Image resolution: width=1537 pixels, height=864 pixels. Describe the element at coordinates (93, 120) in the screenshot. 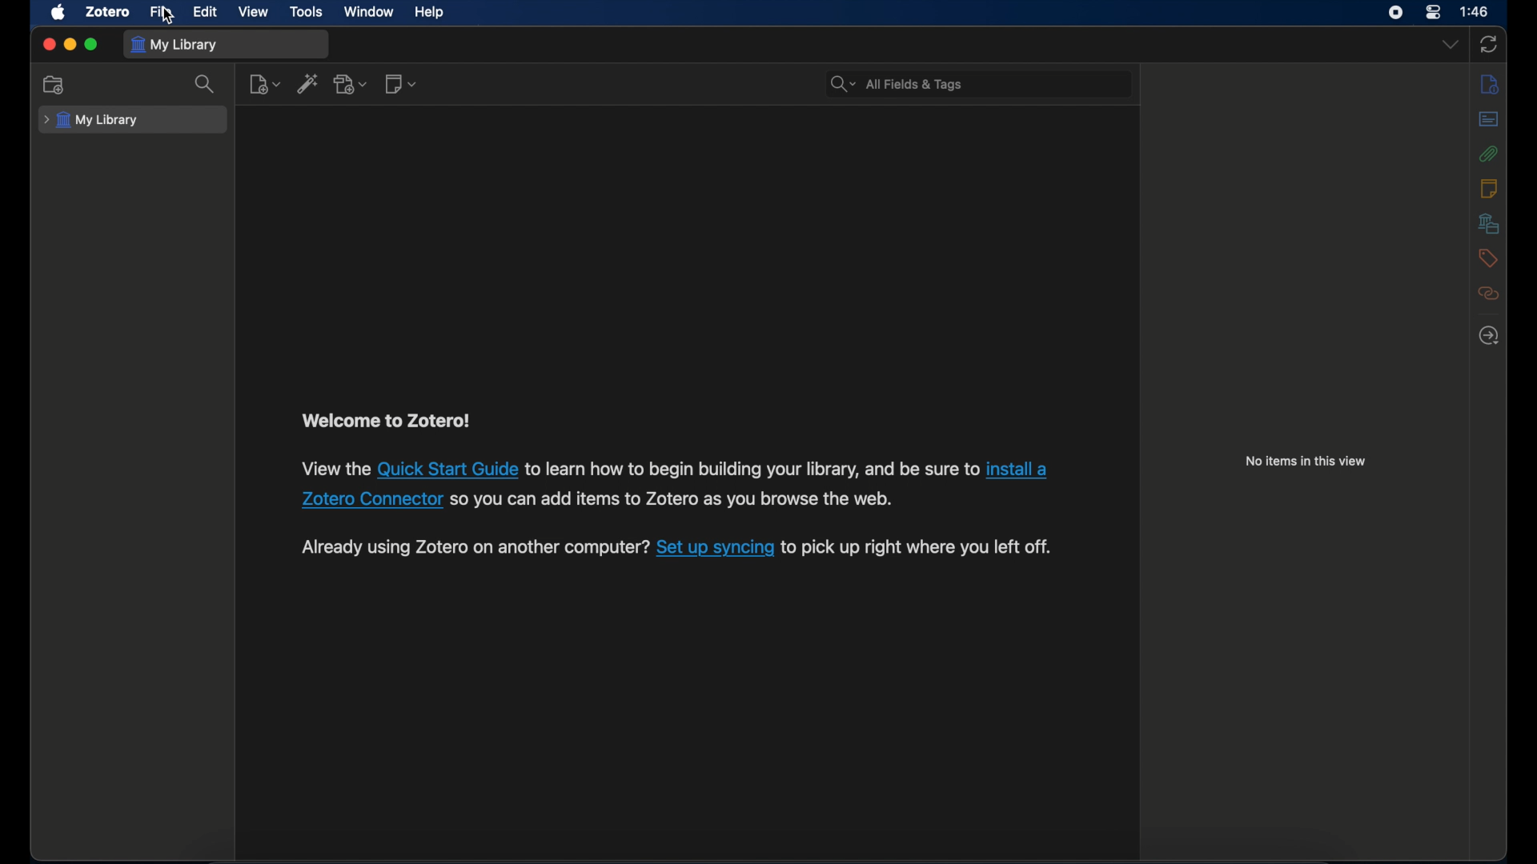

I see `my library` at that location.